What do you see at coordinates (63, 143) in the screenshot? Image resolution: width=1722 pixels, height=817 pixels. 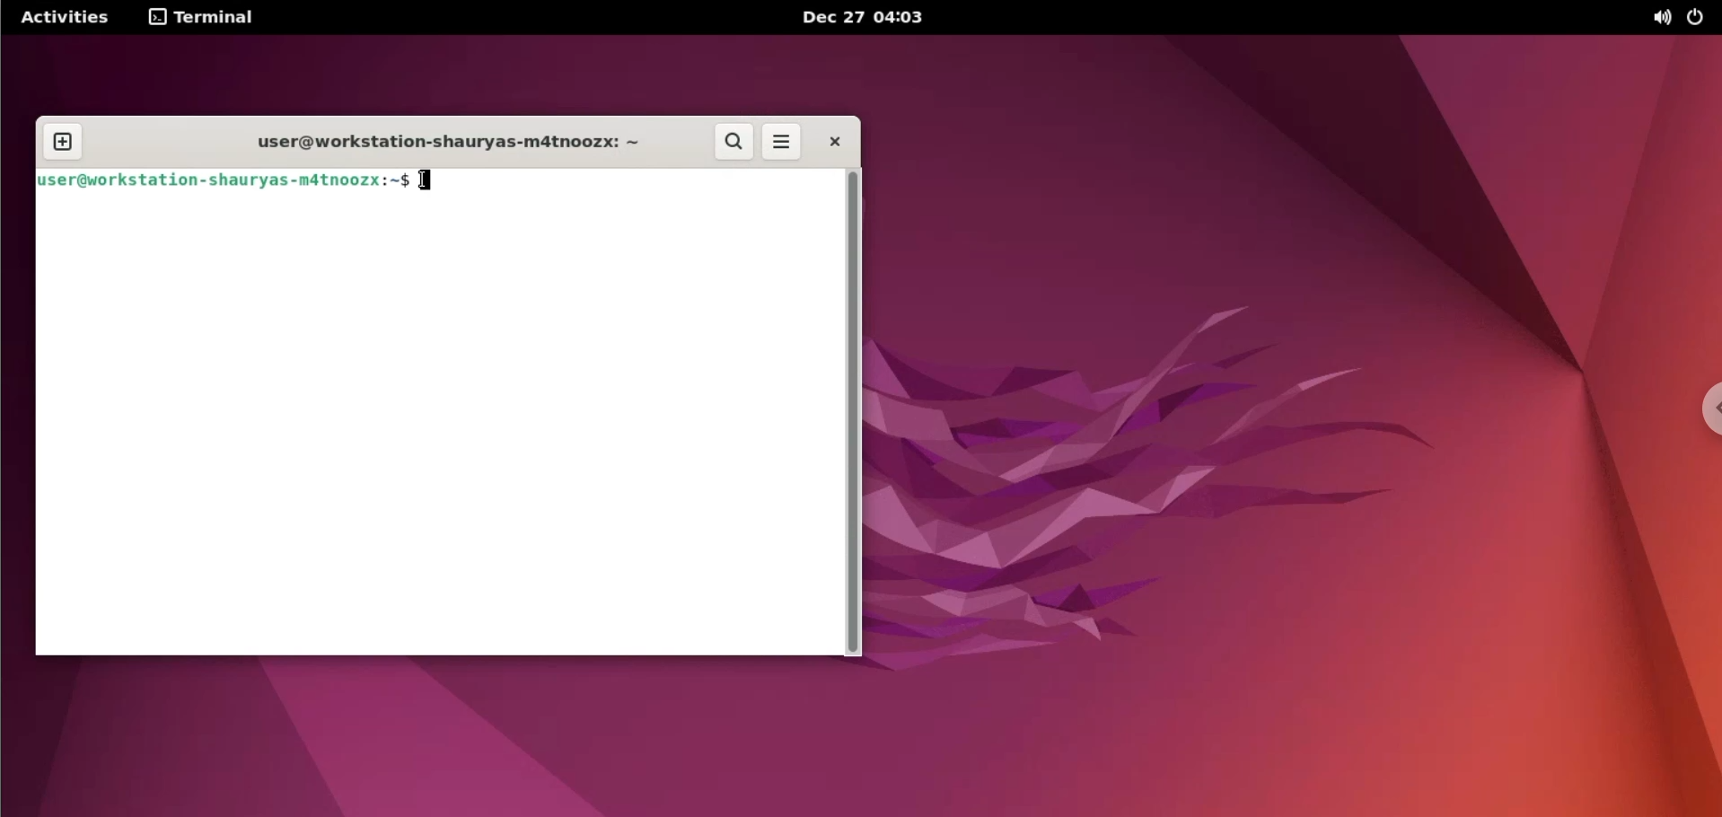 I see `new tab` at bounding box center [63, 143].